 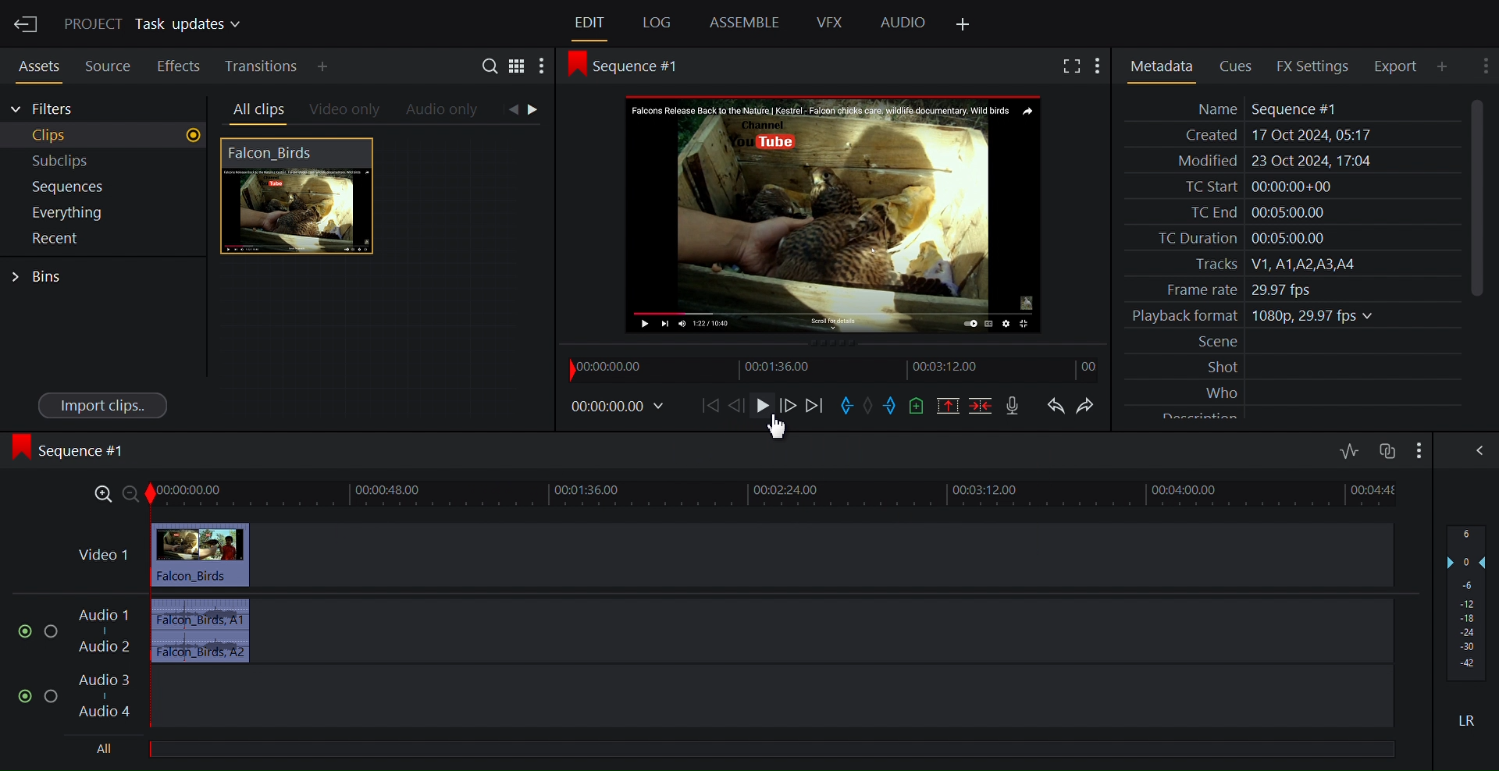 I want to click on Move back, so click(x=713, y=406).